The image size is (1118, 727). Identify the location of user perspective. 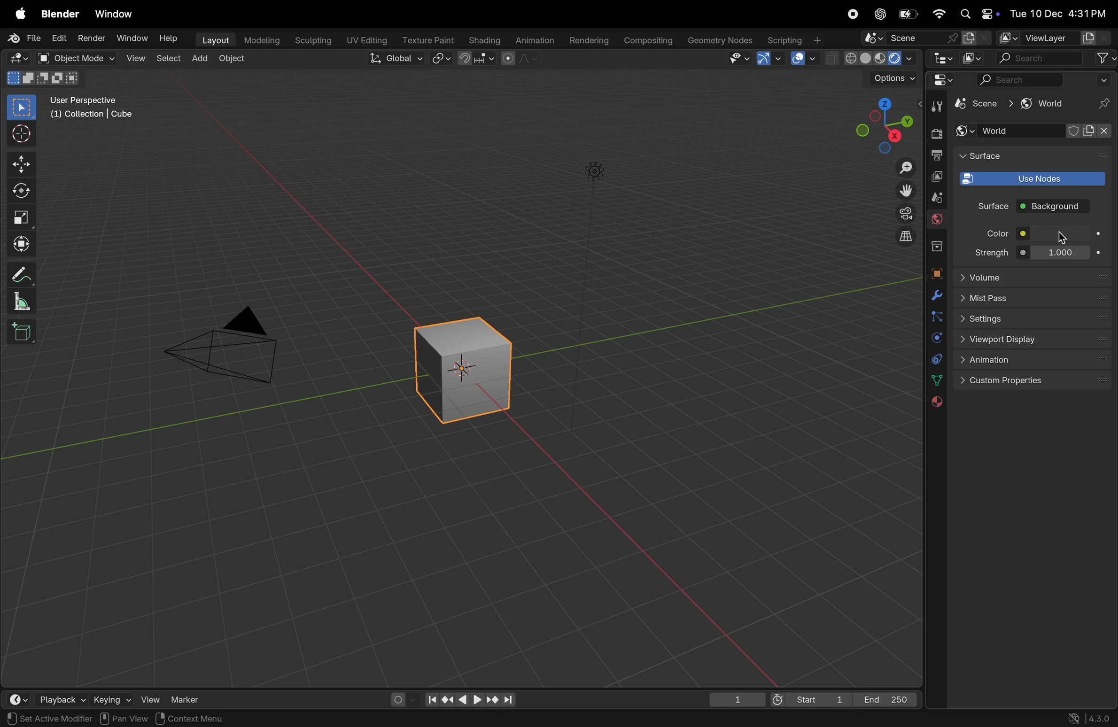
(97, 109).